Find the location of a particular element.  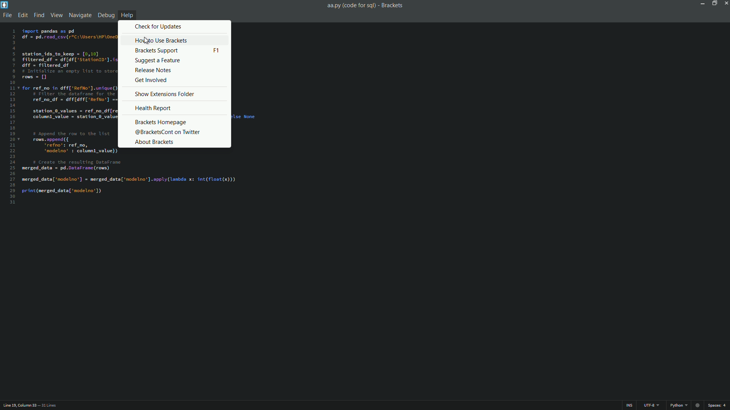

line number is located at coordinates (12, 117).